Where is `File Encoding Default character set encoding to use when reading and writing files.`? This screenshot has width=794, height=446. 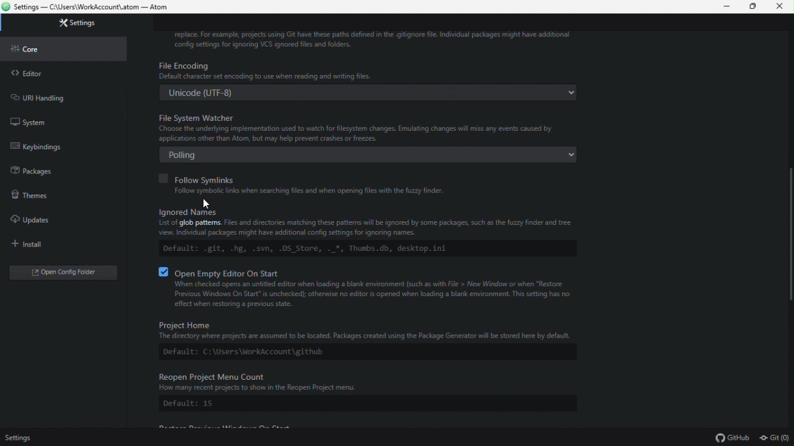 File Encoding Default character set encoding to use when reading and writing files. is located at coordinates (372, 69).